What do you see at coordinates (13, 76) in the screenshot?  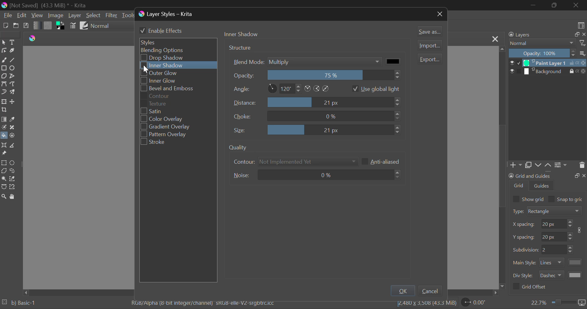 I see `Polyline` at bounding box center [13, 76].